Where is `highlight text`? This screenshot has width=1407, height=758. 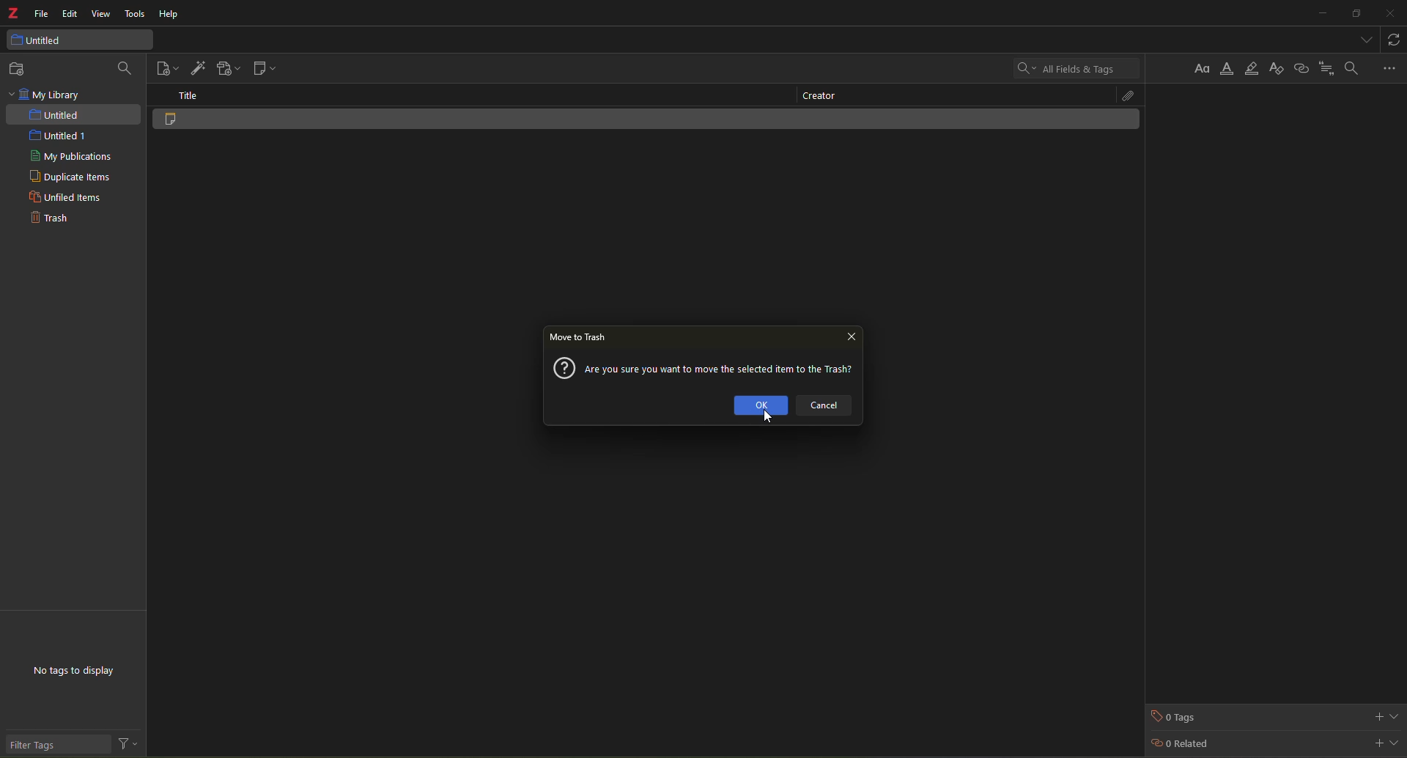 highlight text is located at coordinates (1252, 70).